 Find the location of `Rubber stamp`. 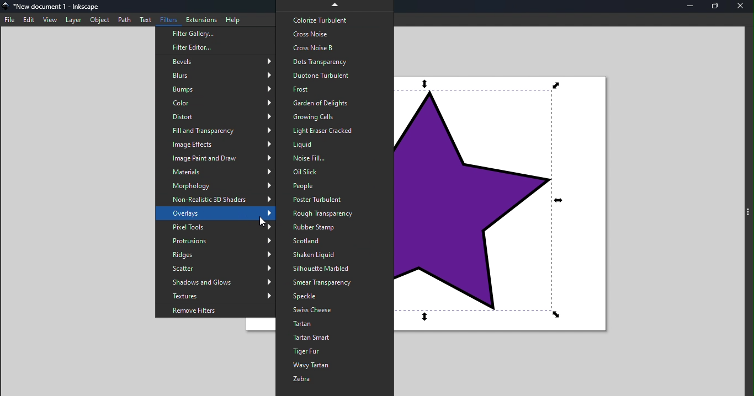

Rubber stamp is located at coordinates (335, 228).